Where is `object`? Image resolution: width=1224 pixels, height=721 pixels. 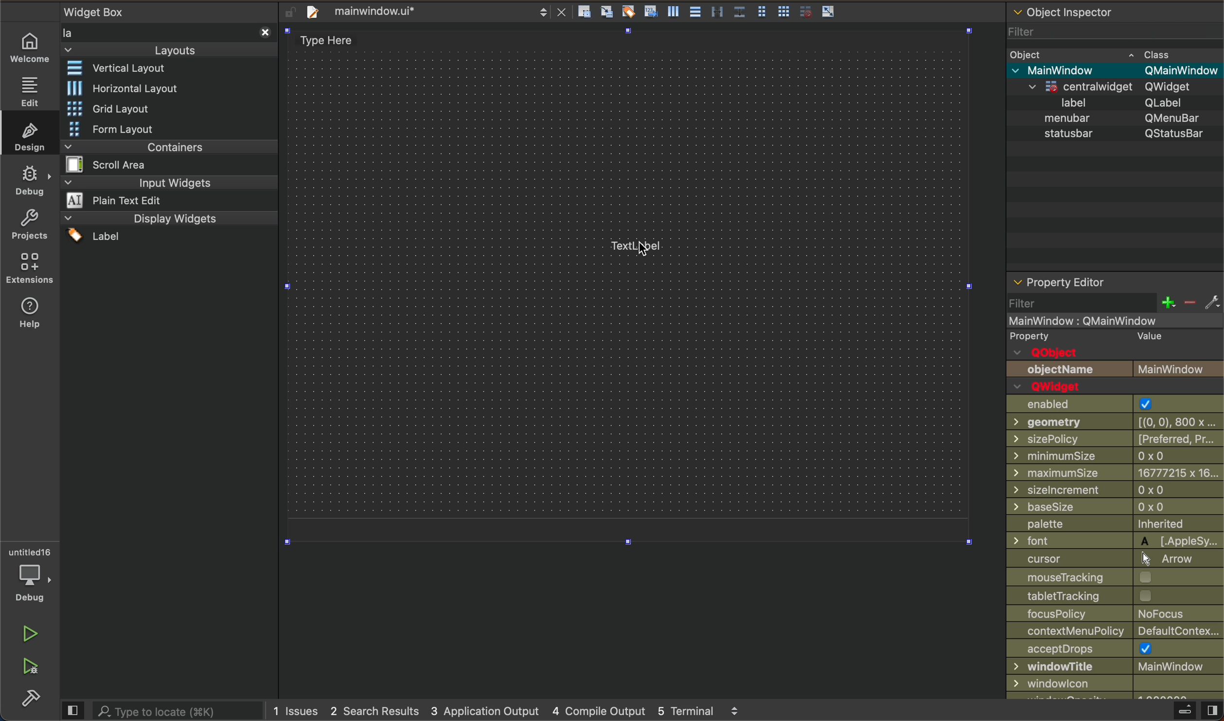
object is located at coordinates (1100, 55).